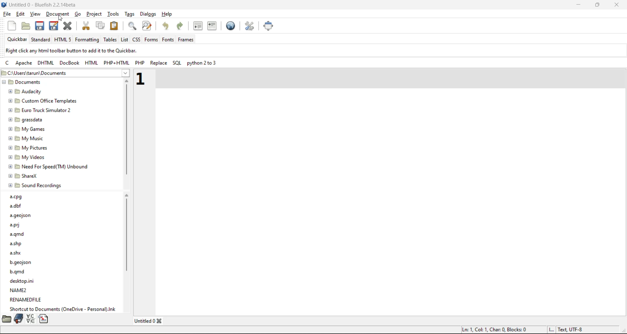 Image resolution: width=627 pixels, height=334 pixels. What do you see at coordinates (19, 272) in the screenshot?
I see `b.qmd` at bounding box center [19, 272].